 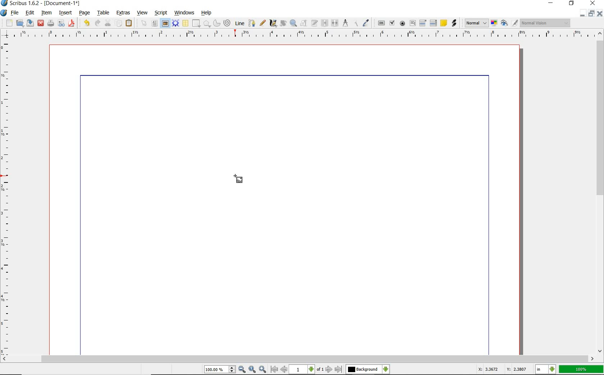 I want to click on view, so click(x=143, y=13).